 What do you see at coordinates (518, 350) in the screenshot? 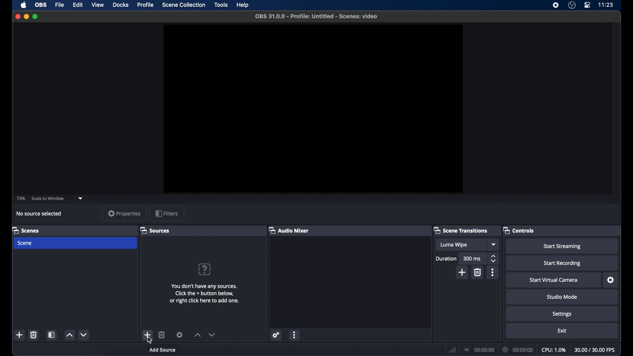
I see `duration` at bounding box center [518, 350].